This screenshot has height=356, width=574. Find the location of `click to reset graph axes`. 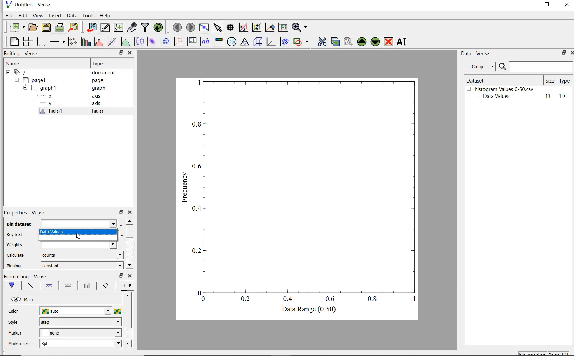

click to reset graph axes is located at coordinates (243, 27).